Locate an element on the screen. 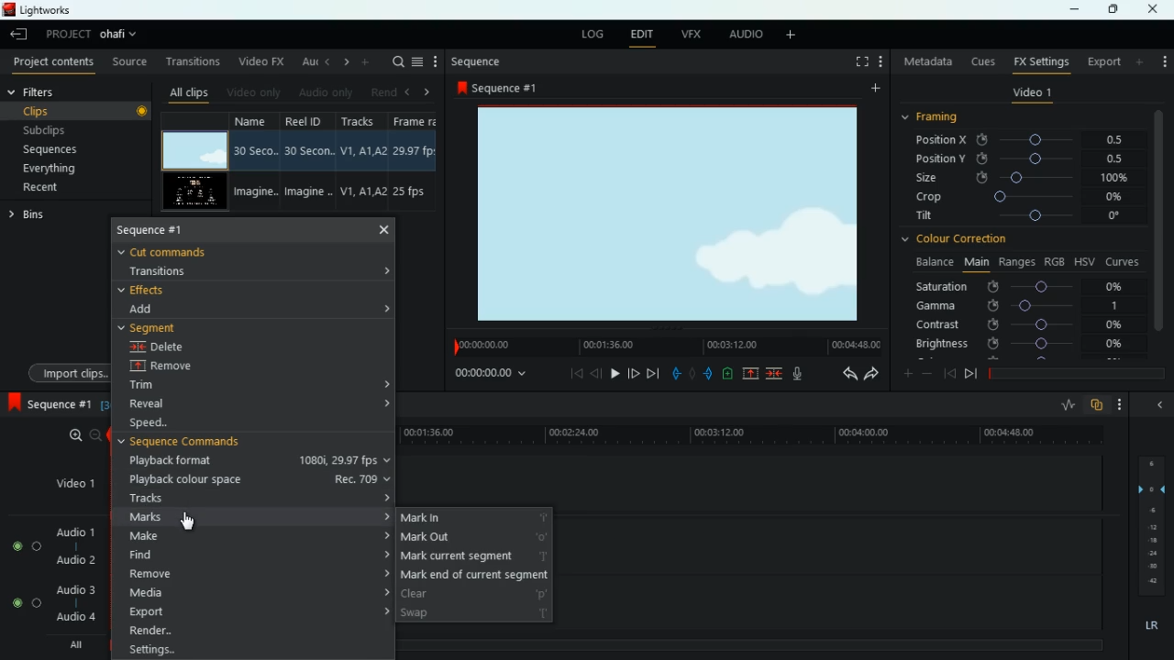  timeline is located at coordinates (664, 345).